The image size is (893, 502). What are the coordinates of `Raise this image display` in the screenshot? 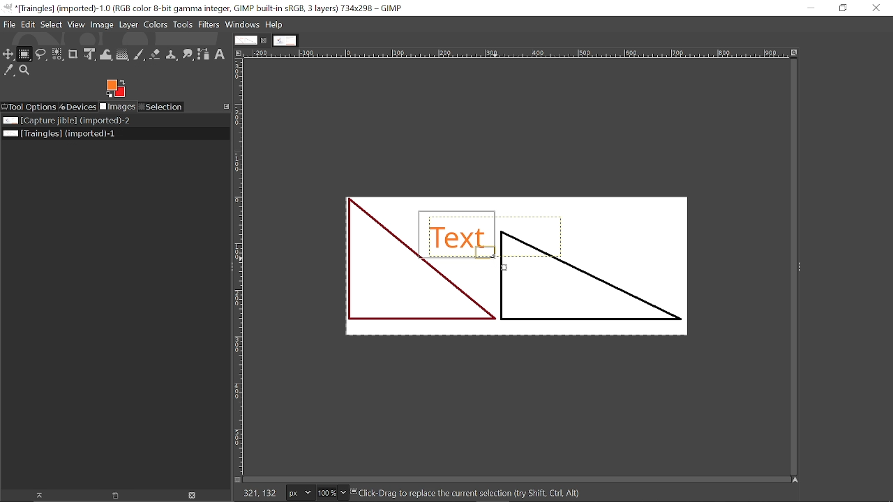 It's located at (38, 495).